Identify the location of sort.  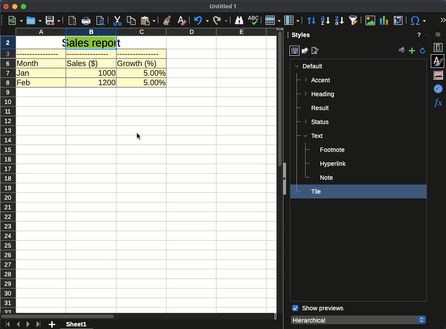
(312, 21).